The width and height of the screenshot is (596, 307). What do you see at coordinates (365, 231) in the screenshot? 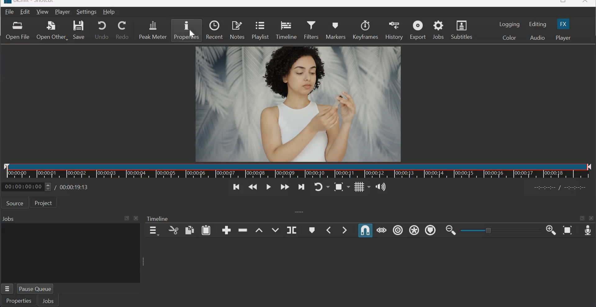
I see `Snap` at bounding box center [365, 231].